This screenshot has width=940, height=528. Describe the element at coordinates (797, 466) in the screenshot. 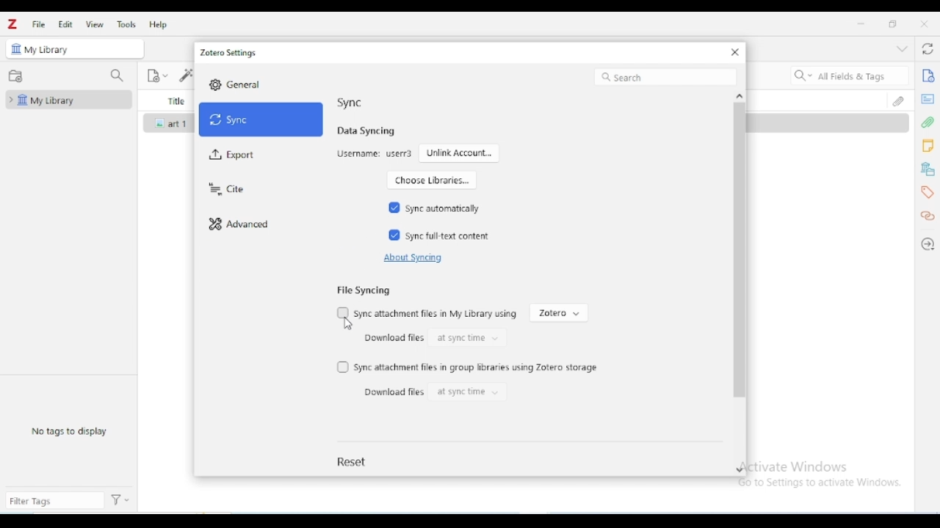

I see `Activate Windows` at that location.